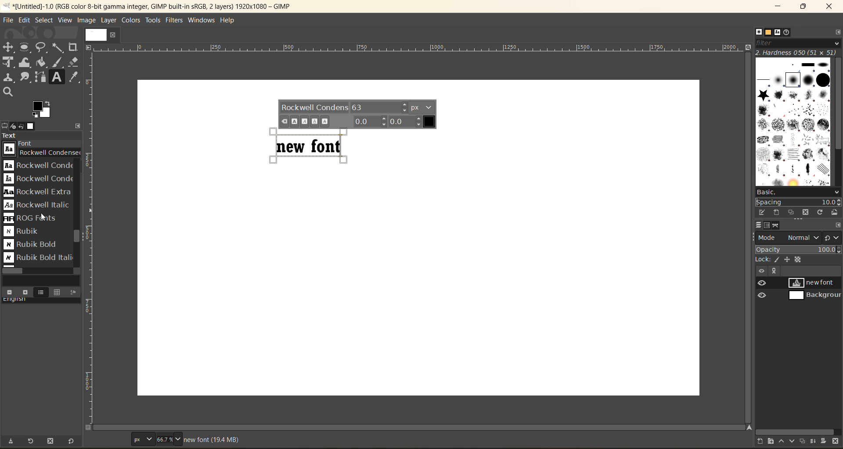 The height and width of the screenshot is (449, 843). I want to click on mode, so click(787, 238).